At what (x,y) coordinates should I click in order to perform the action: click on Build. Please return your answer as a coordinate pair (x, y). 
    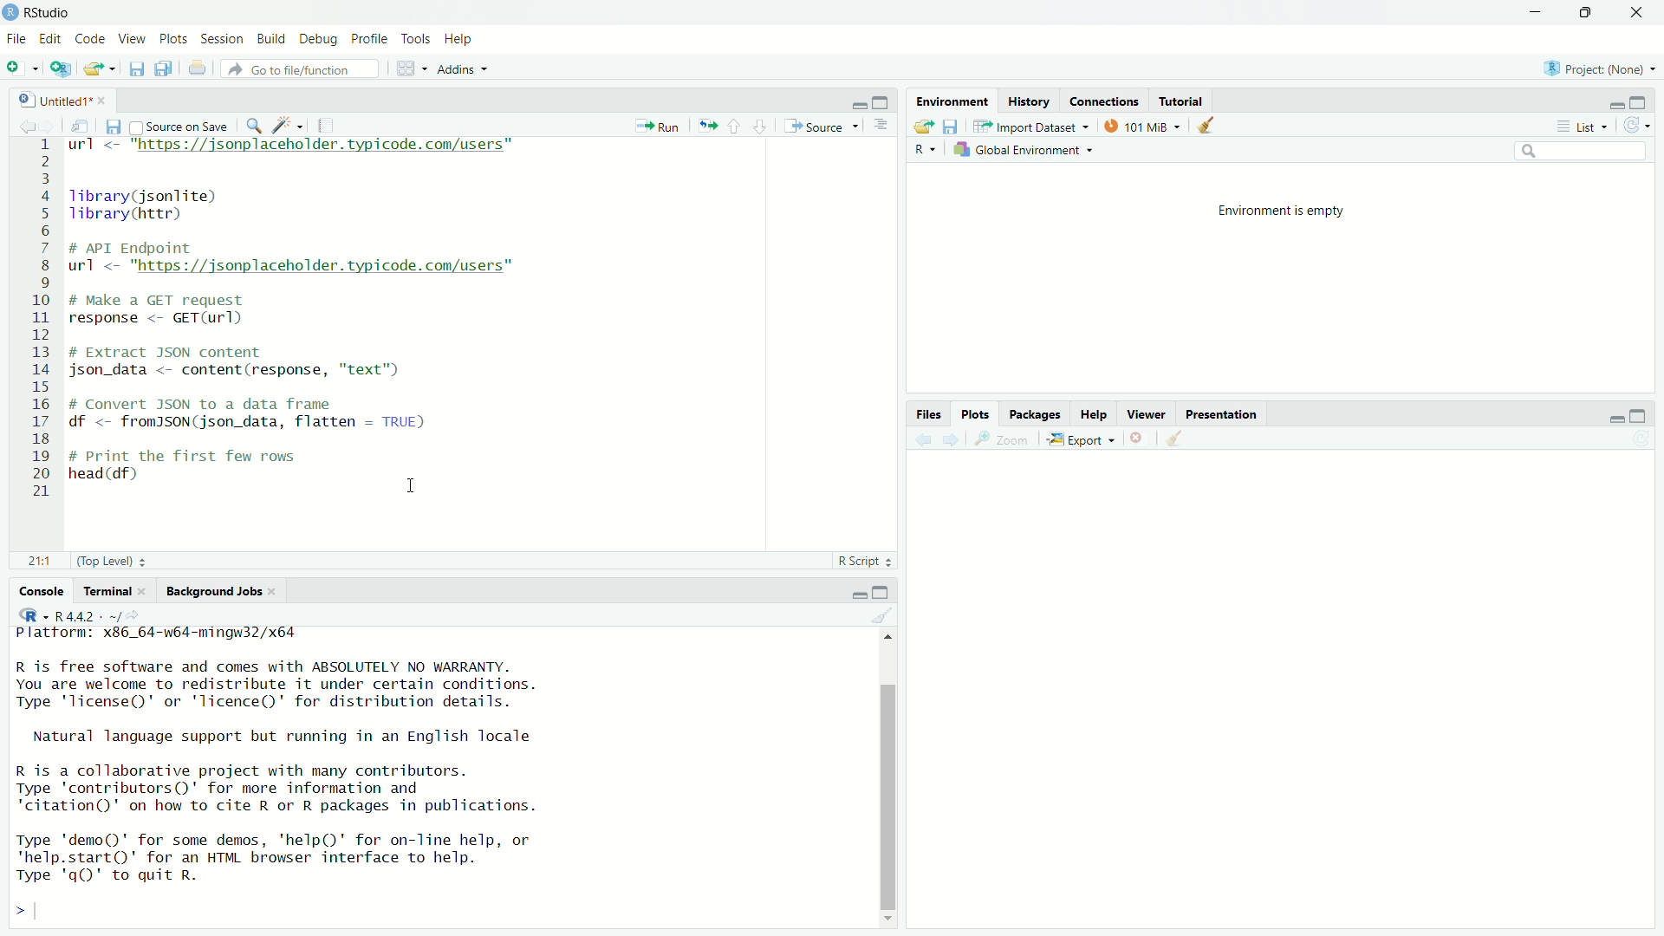
    Looking at the image, I should click on (271, 40).